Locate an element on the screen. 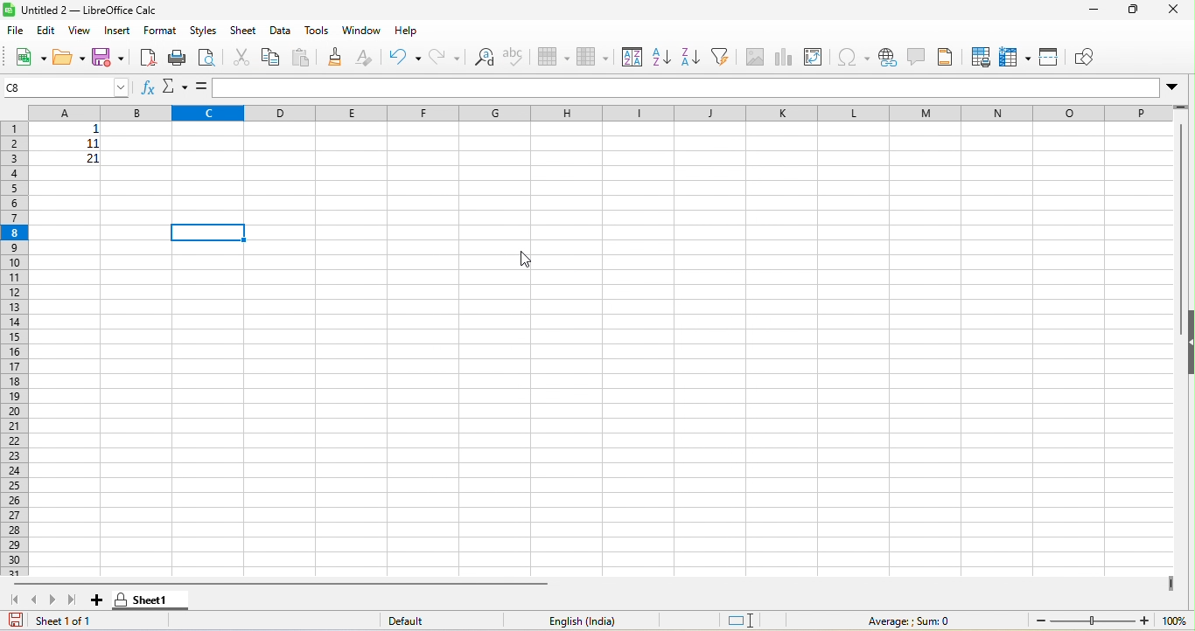 The width and height of the screenshot is (1195, 631). styles is located at coordinates (204, 31).